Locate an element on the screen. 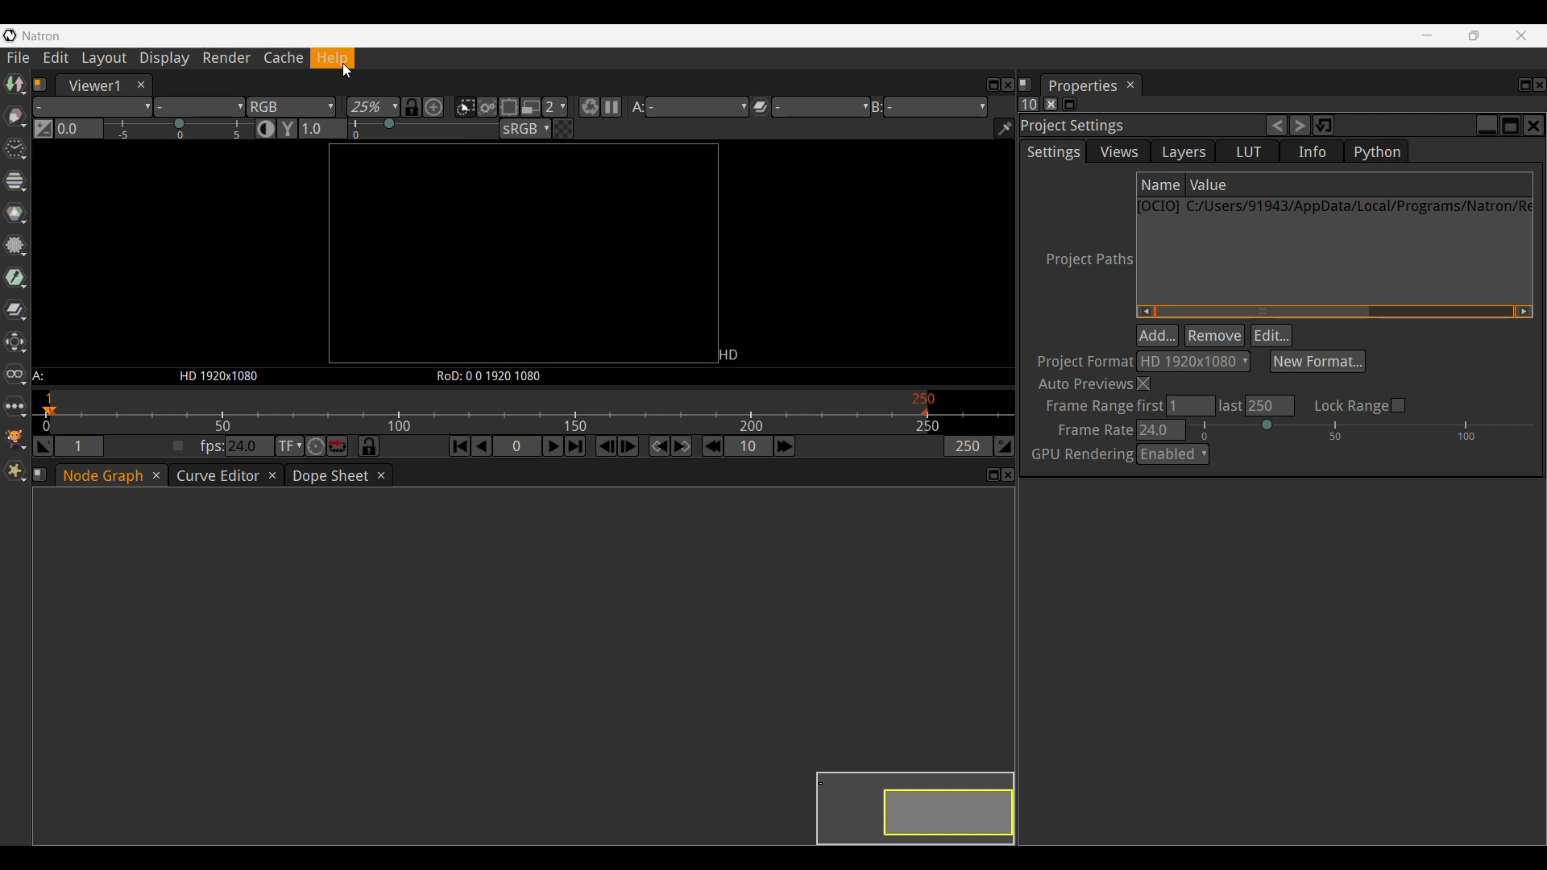 This screenshot has height=870, width=1547. Information about pane 3 is located at coordinates (39, 474).